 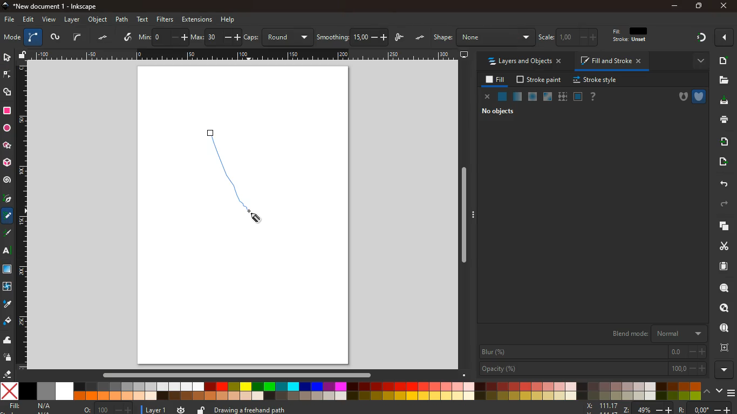 I want to click on Drawing a freehand path, so click(x=252, y=409).